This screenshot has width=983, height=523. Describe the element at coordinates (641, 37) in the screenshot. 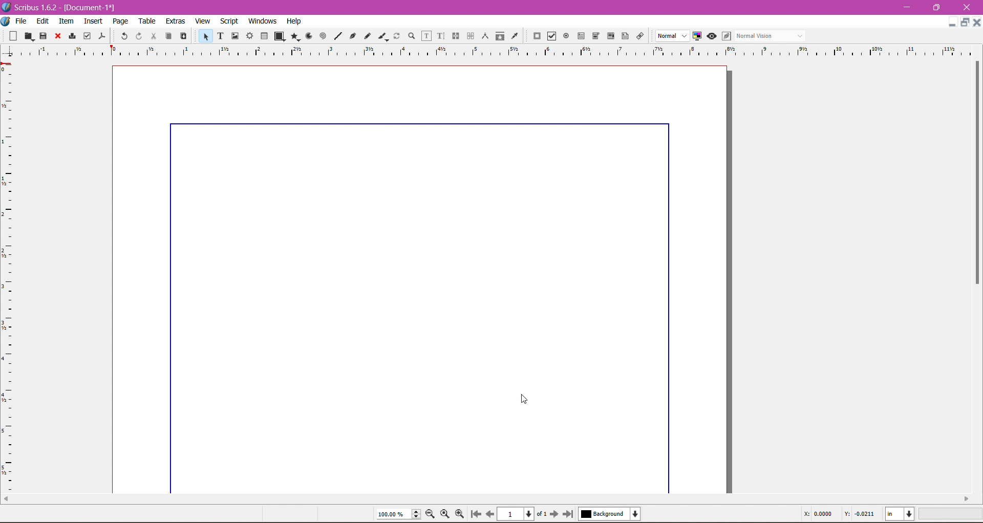

I see `Link Annotation` at that location.